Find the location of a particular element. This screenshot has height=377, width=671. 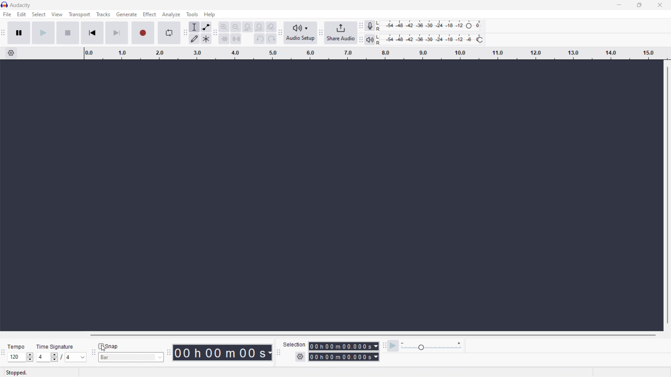

redo is located at coordinates (271, 38).